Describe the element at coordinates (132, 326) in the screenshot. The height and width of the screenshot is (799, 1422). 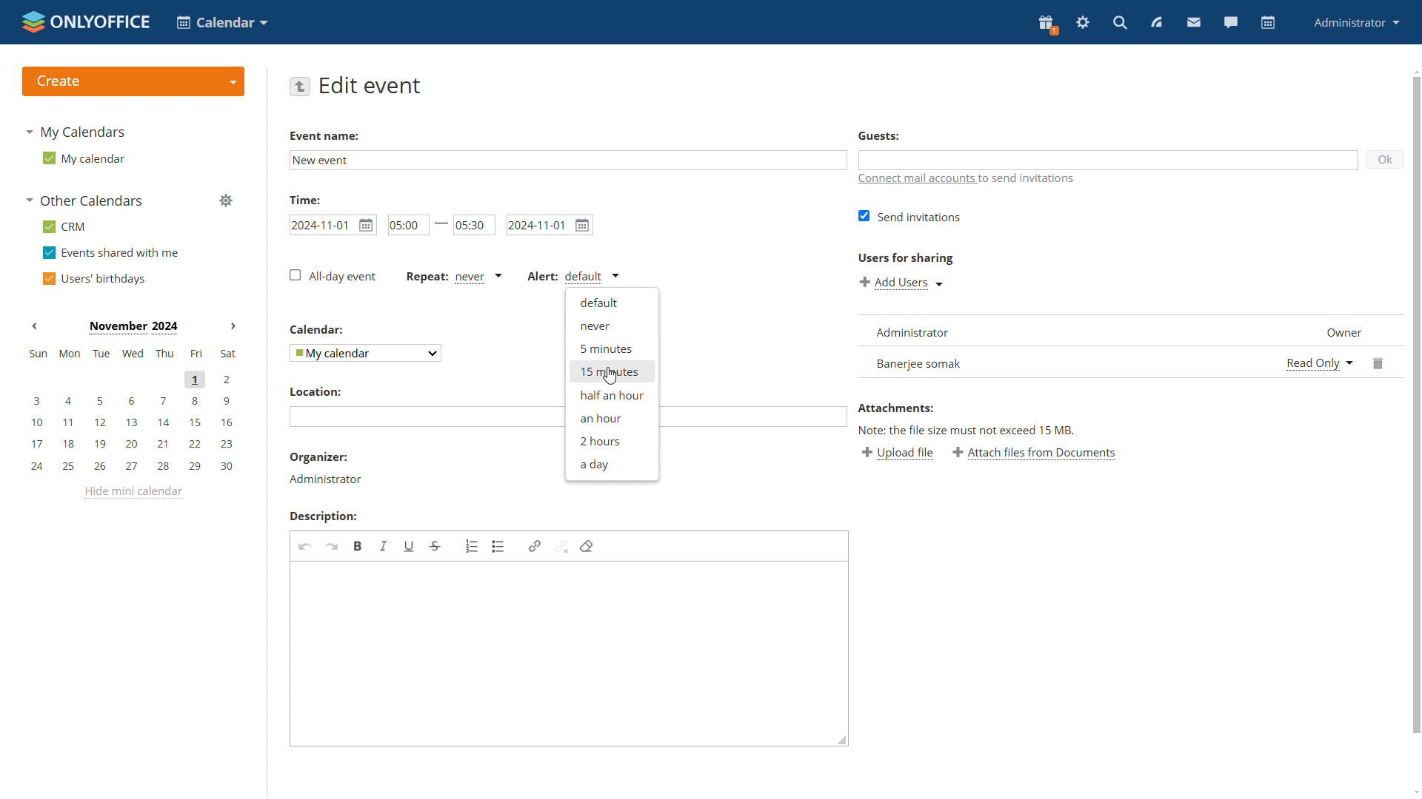
I see `Month on display` at that location.